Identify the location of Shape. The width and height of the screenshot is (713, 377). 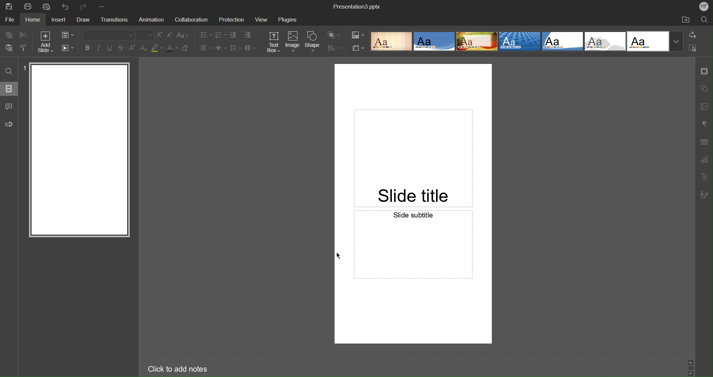
(313, 42).